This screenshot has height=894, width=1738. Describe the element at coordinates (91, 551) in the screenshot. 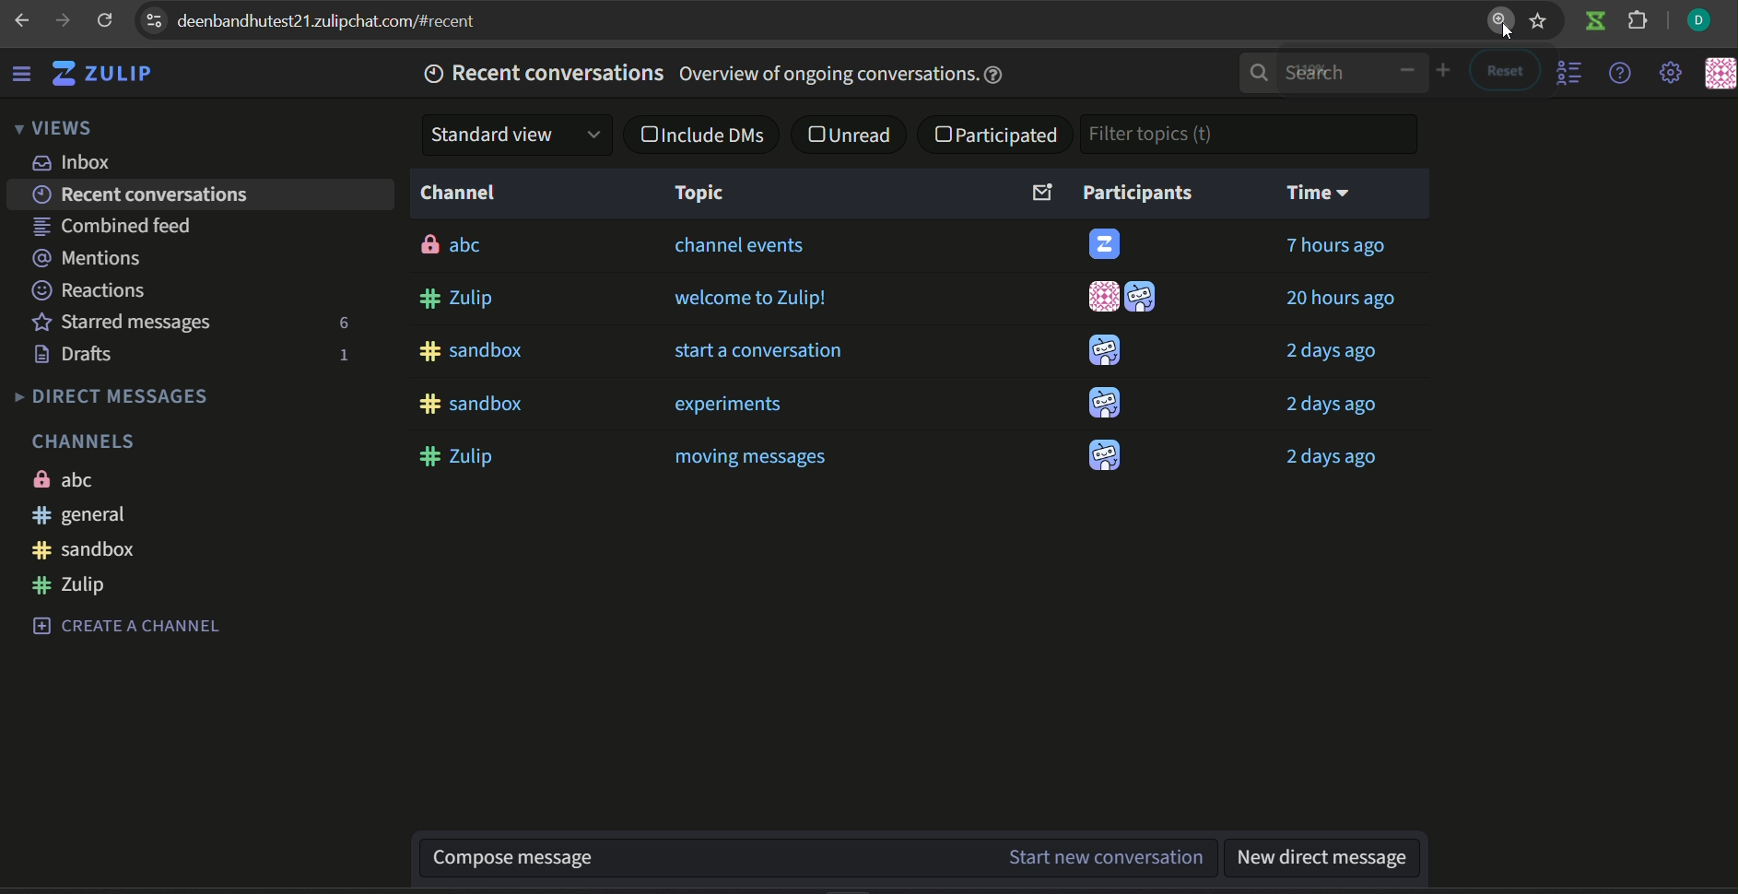

I see `#sandbox` at that location.